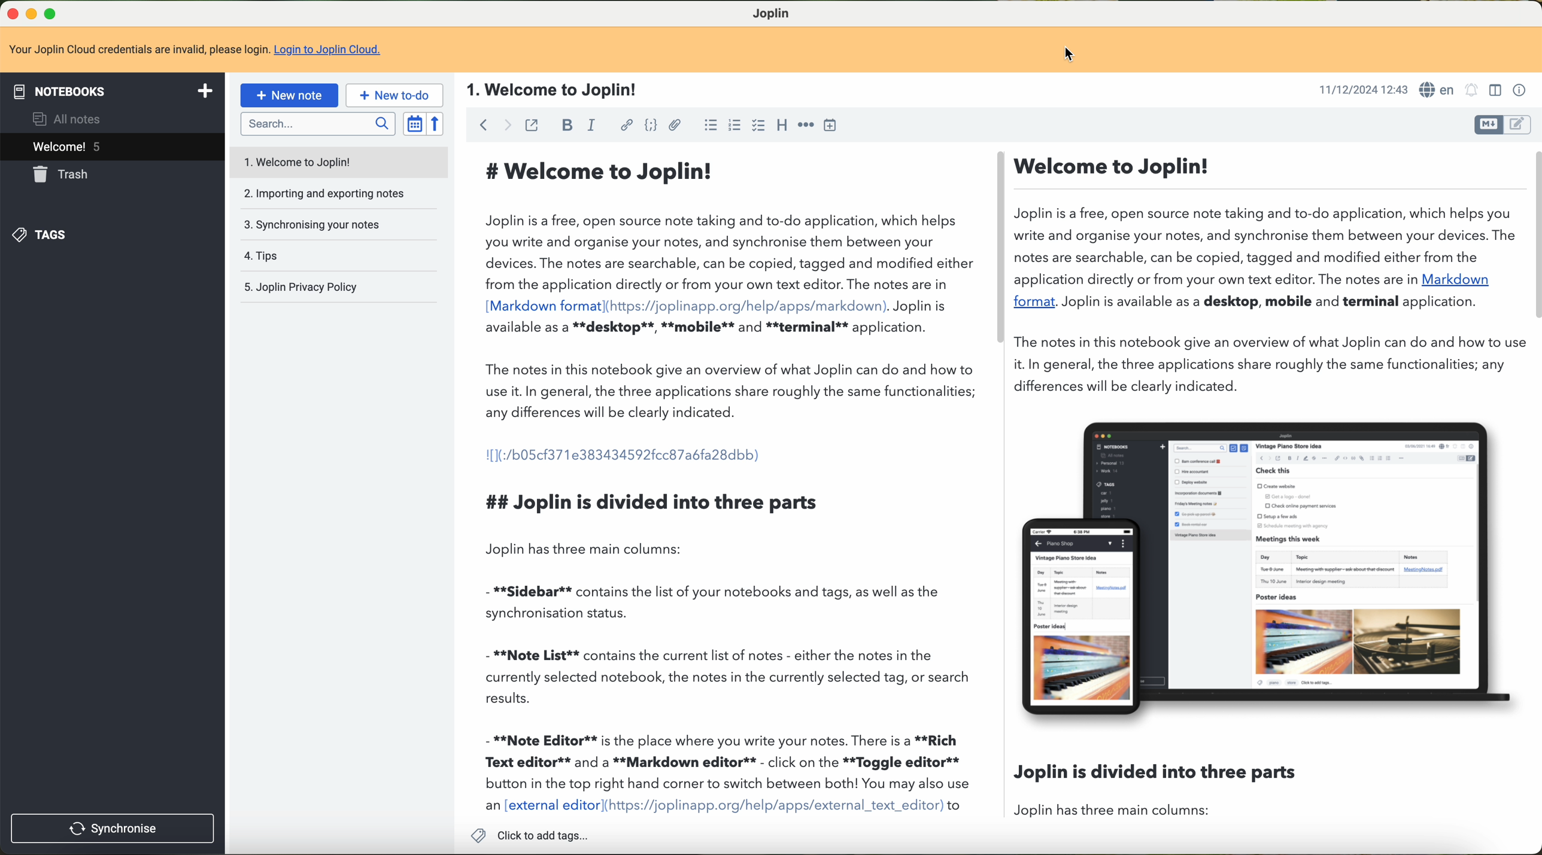 The width and height of the screenshot is (1542, 855). Describe the element at coordinates (728, 482) in the screenshot. I see `# Welcome to Joplin!

Joplin is a free, open source note taking and to-do application, which helps
you write and organise your notes, and synchronise them between your
devices. The notes are searchable, can be copied, tagged and modified either
from the application directly or from your own text editor. The notes are in
[Markdown format](https://joplinapp.org/help/apps/markdown). Joplin is
available as a **desktop**, **mobile** and **terminal** application.

The notes in this notebook give an overview of what Joplin can do and how to
use it. In general, the three applications share roughly the same functionalities;
any differences will be clearly indicated.
1[1(:/b05cf371e383434592fcc87a6fa28dbb)

## Joplin is divided into three parts

Joplin has three main columns:

- **Sidebar** contains the list of your notebooks and tags, as well as the
synchronisation status.

- **Note List** contains the current list of notes - either the notes in the
currently selected notebook, the notes in the currently selected tag, or search
results.

- **Note Editor** is the place where you write your notes. There is a **Rich
Text editor** and a **Markdown editor** - click on the **Toggle editor**
button in the top right hand corner to switch between both! You may also use
an [external editor](https://joplinapp.org/help/apps/external_text_editor) to` at that location.